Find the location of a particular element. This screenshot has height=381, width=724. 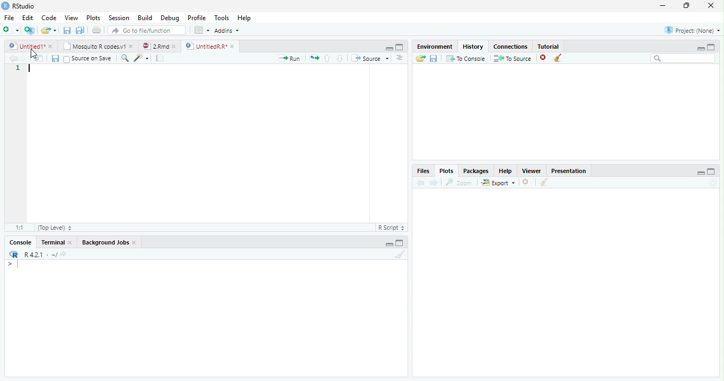

minimize is located at coordinates (663, 5).